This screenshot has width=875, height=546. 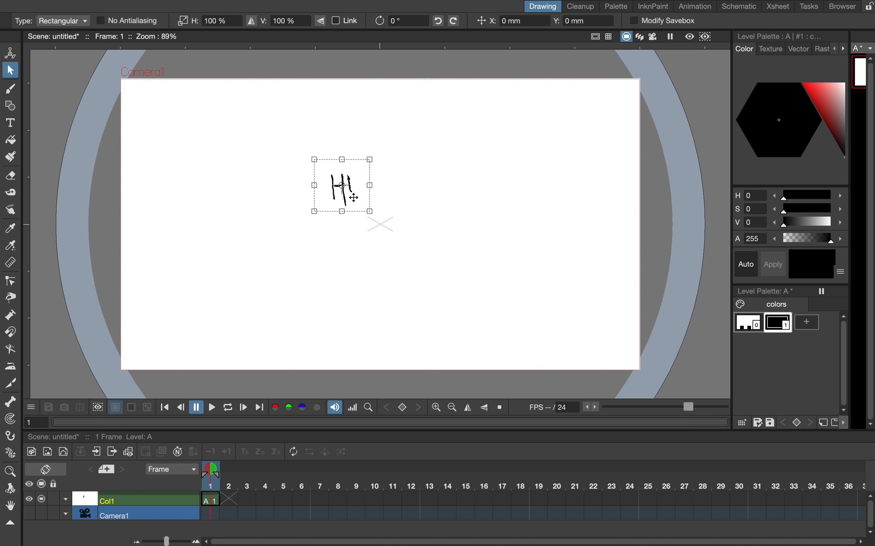 What do you see at coordinates (100, 435) in the screenshot?
I see `scene and scene details` at bounding box center [100, 435].